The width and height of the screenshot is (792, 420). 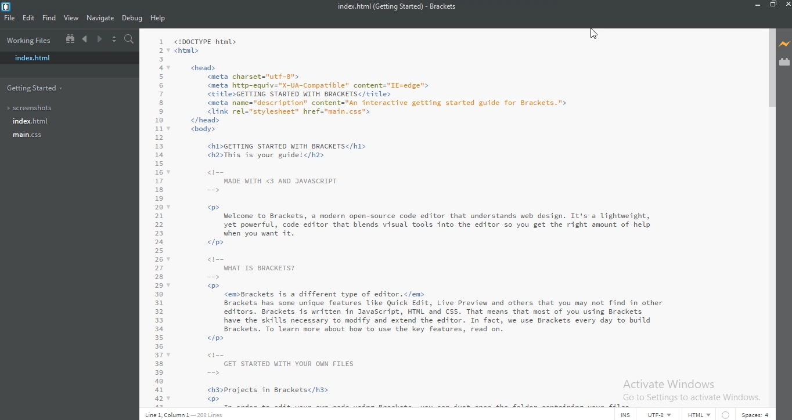 What do you see at coordinates (31, 121) in the screenshot?
I see `index.html` at bounding box center [31, 121].